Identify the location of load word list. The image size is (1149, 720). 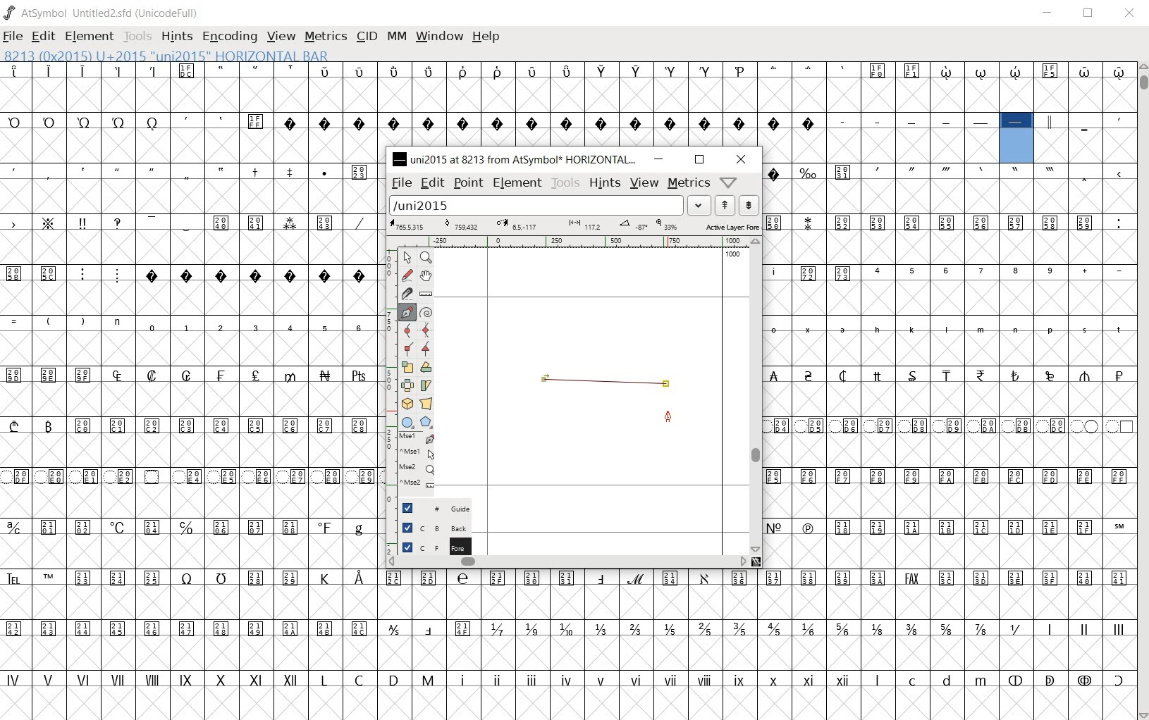
(548, 206).